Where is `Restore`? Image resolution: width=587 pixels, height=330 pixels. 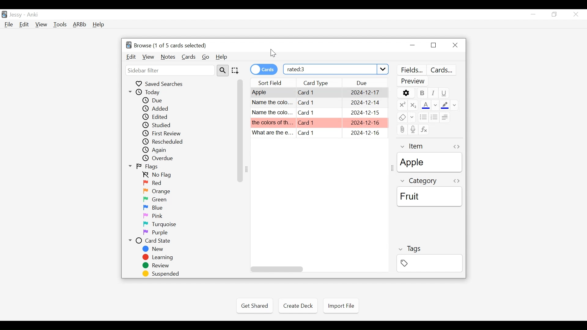 Restore is located at coordinates (555, 14).